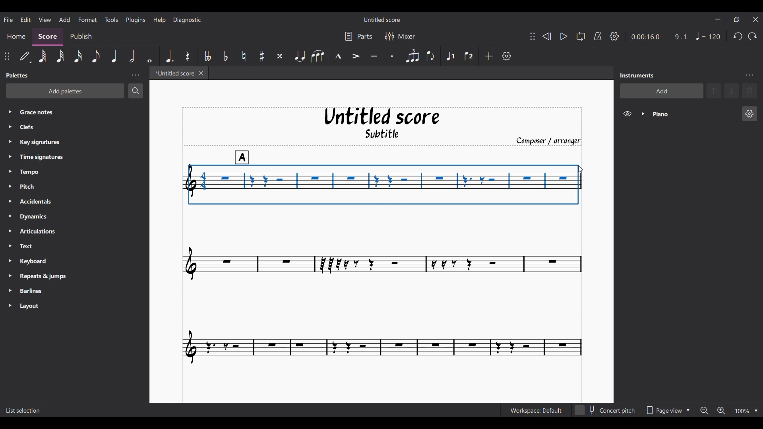  Describe the element at coordinates (662, 91) in the screenshot. I see `Add instrument` at that location.